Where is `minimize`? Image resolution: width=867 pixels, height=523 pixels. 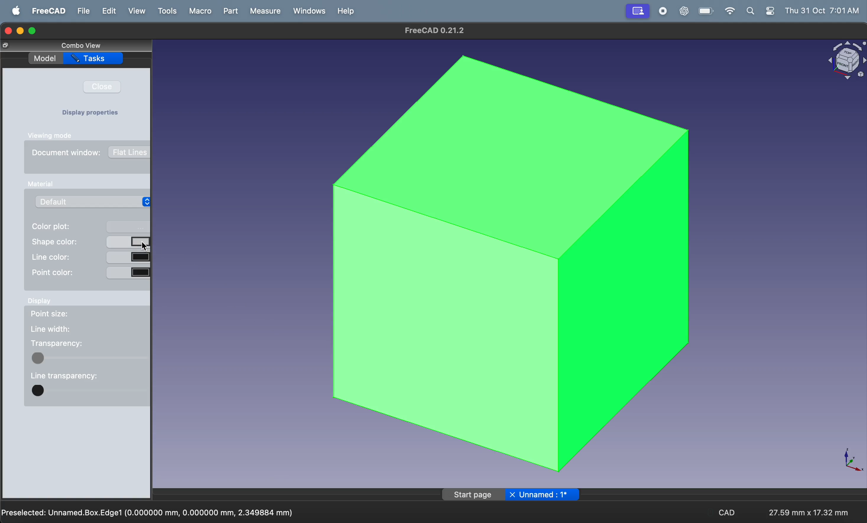
minimize is located at coordinates (21, 31).